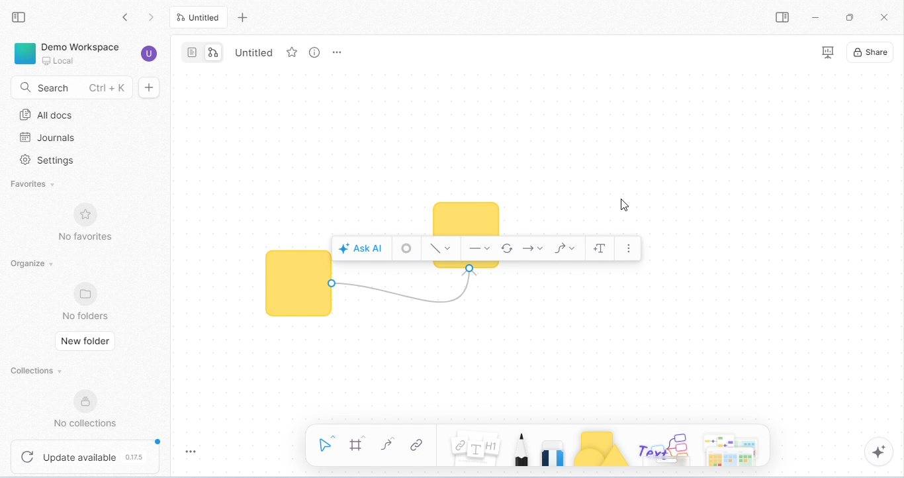 The image size is (904, 478). I want to click on frame, so click(359, 444).